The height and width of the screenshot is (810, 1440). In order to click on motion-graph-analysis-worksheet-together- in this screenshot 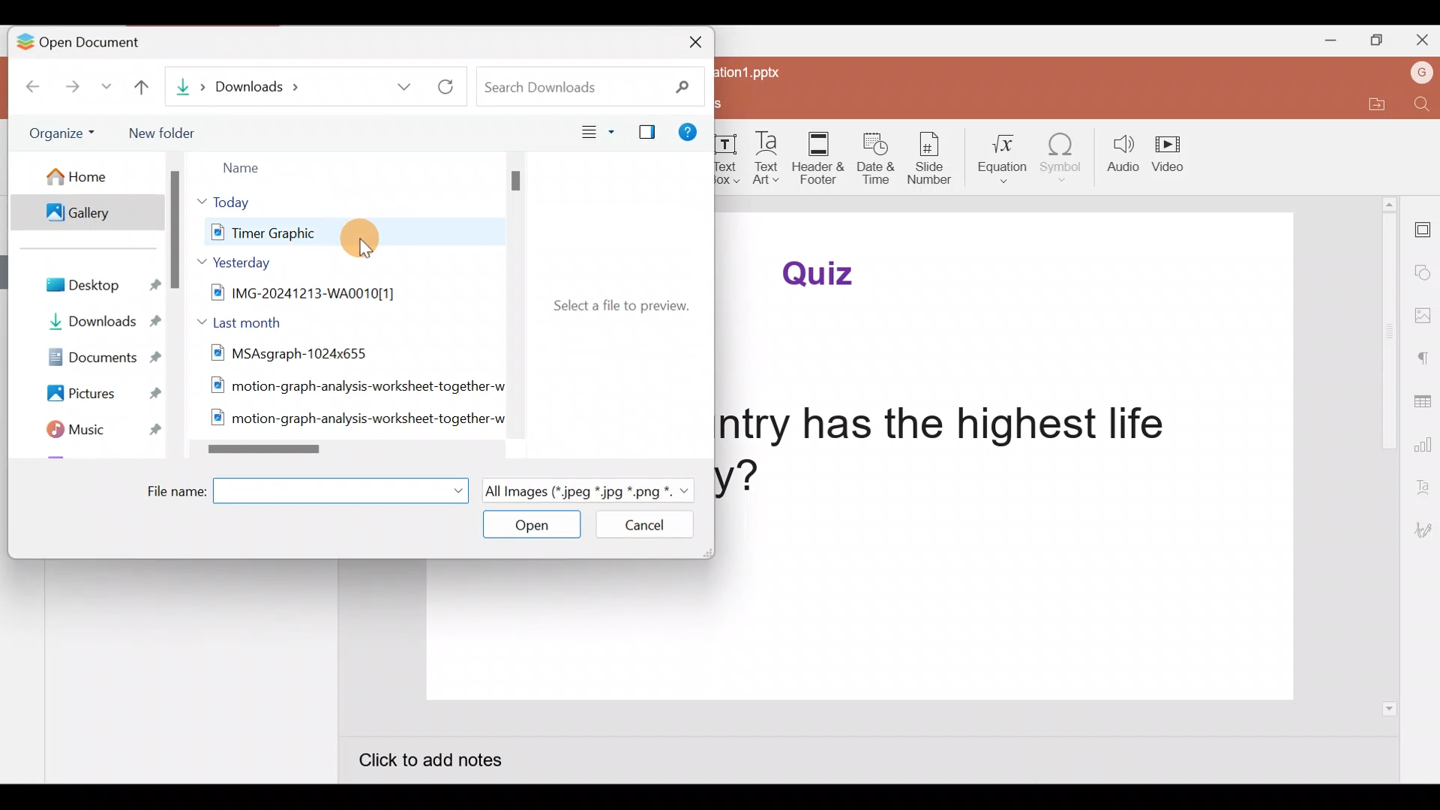, I will do `click(349, 388)`.